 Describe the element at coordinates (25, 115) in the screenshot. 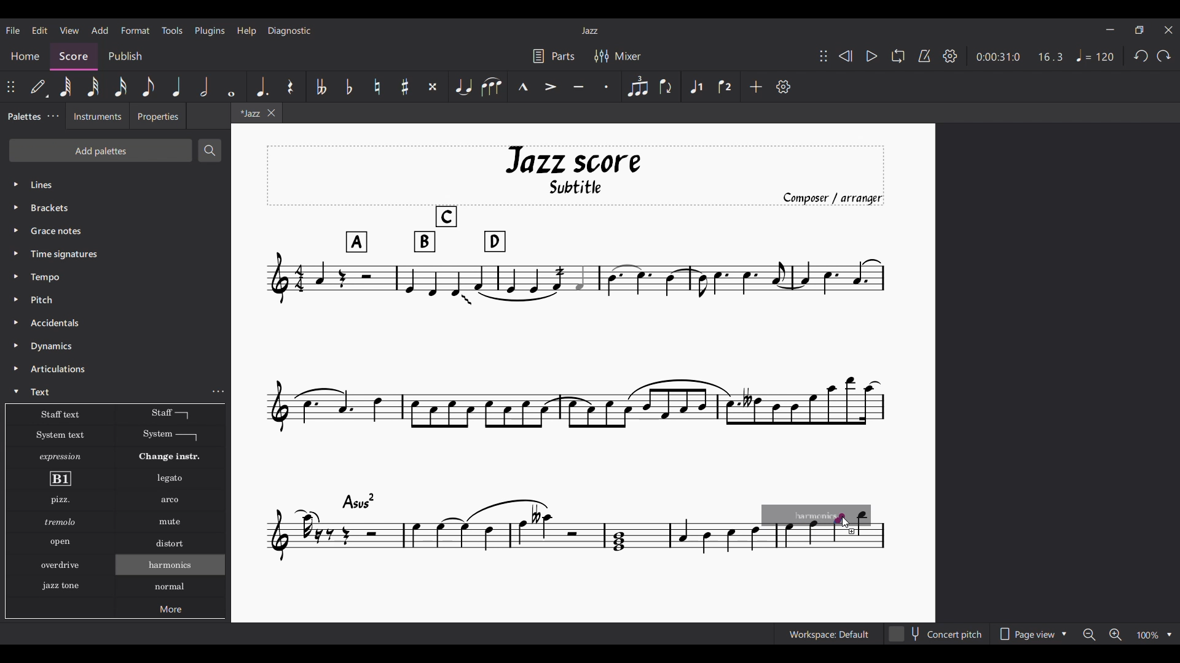

I see `Palettes` at that location.